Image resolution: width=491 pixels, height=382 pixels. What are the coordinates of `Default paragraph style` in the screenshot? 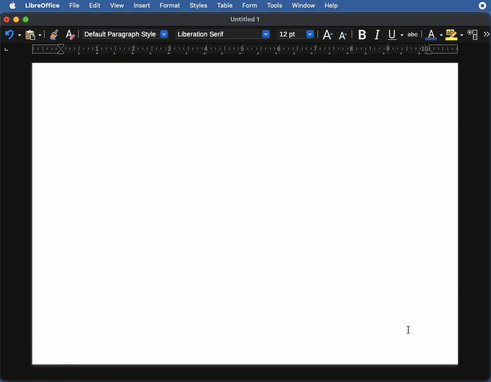 It's located at (128, 35).